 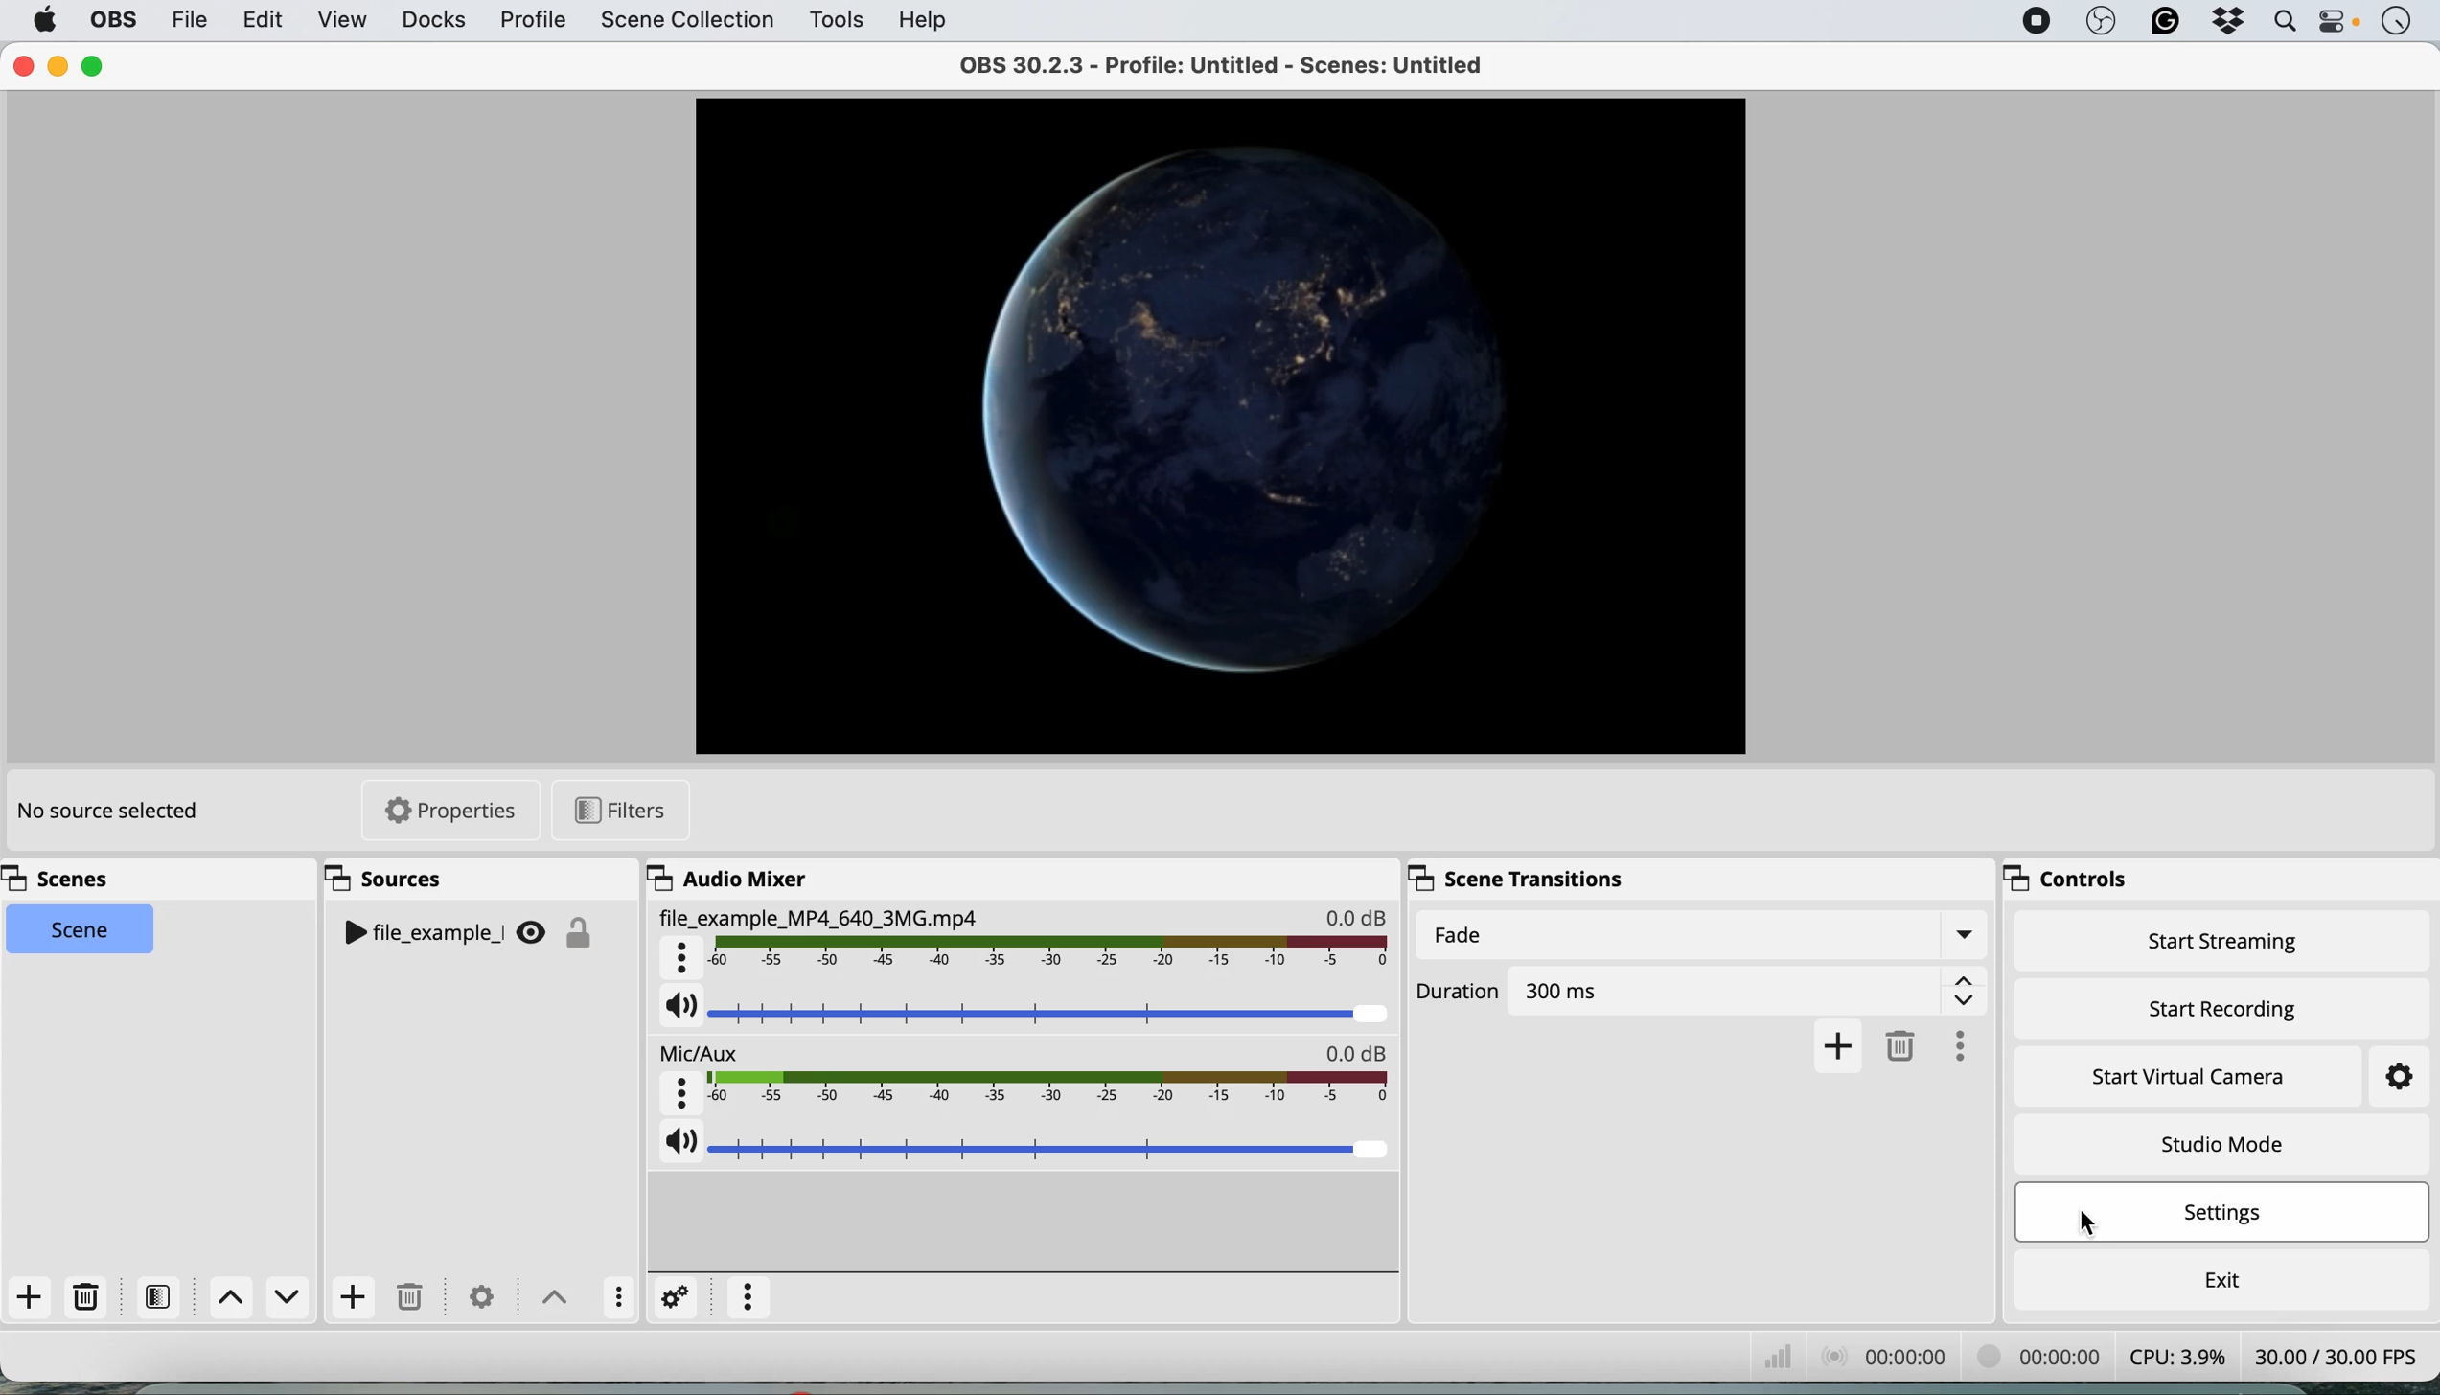 I want to click on exit, so click(x=2218, y=1275).